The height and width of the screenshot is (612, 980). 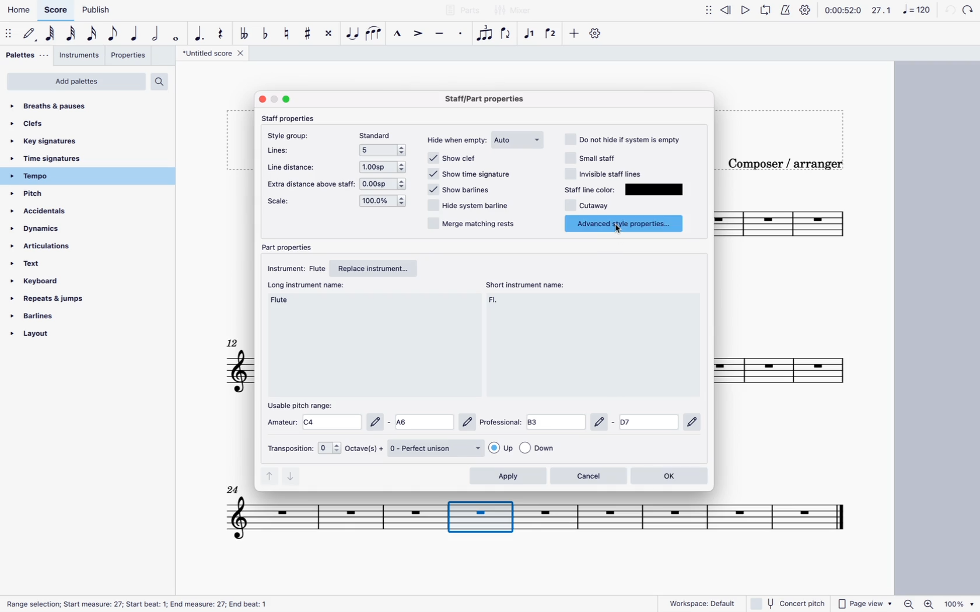 What do you see at coordinates (293, 479) in the screenshot?
I see `down` at bounding box center [293, 479].